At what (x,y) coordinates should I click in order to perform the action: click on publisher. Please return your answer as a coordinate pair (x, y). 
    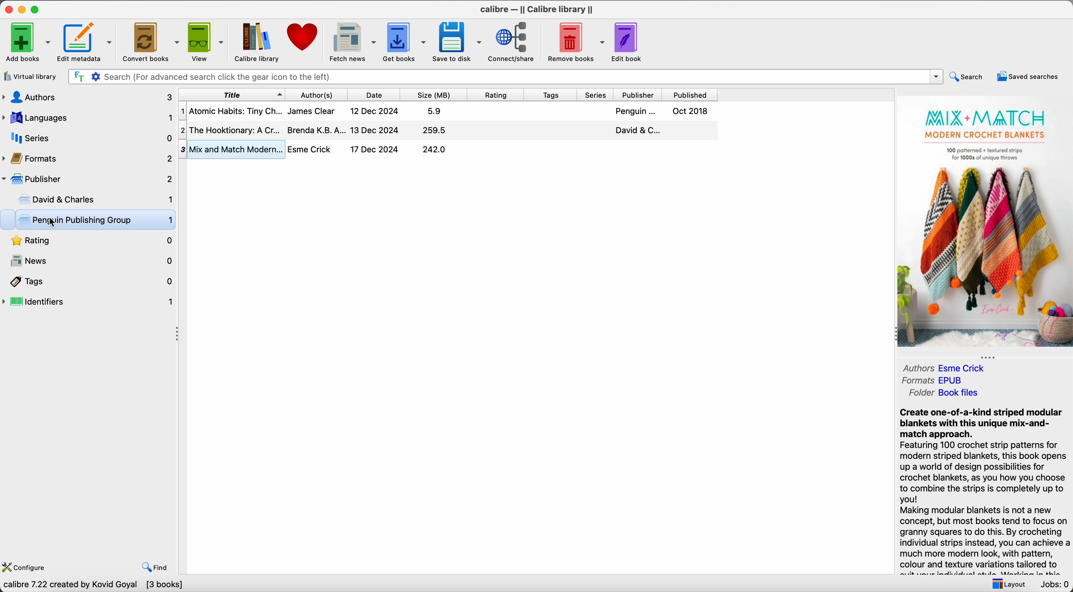
    Looking at the image, I should click on (639, 95).